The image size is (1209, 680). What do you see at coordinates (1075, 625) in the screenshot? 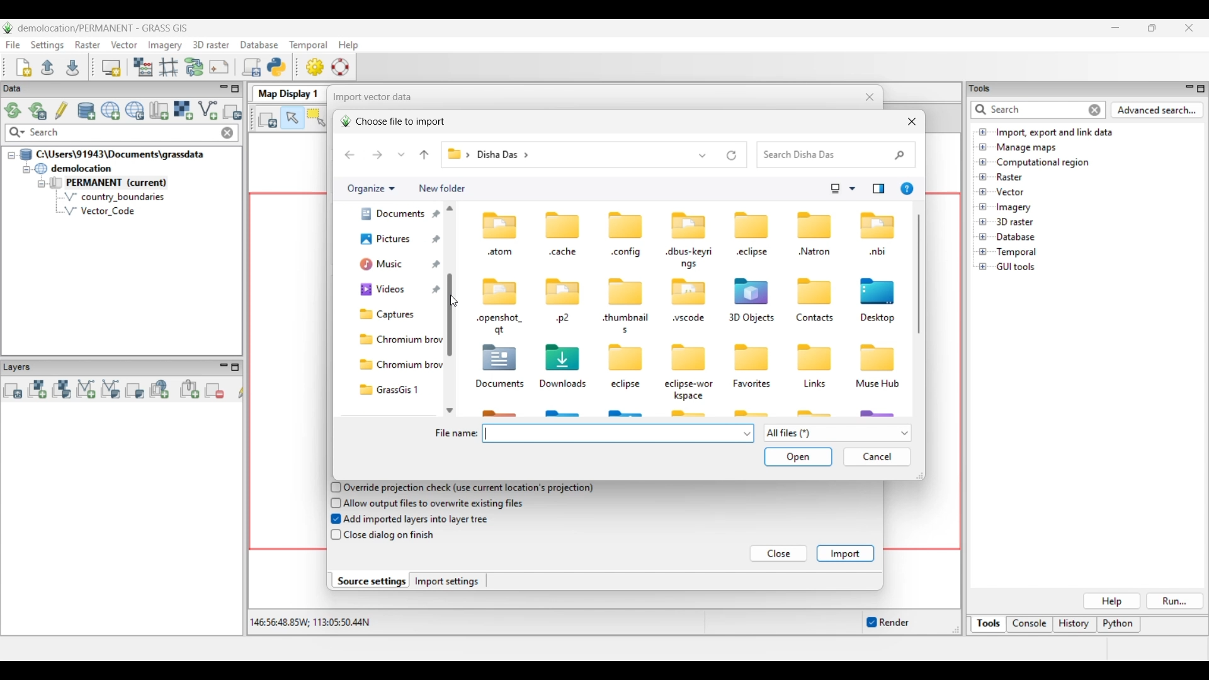
I see `History` at bounding box center [1075, 625].